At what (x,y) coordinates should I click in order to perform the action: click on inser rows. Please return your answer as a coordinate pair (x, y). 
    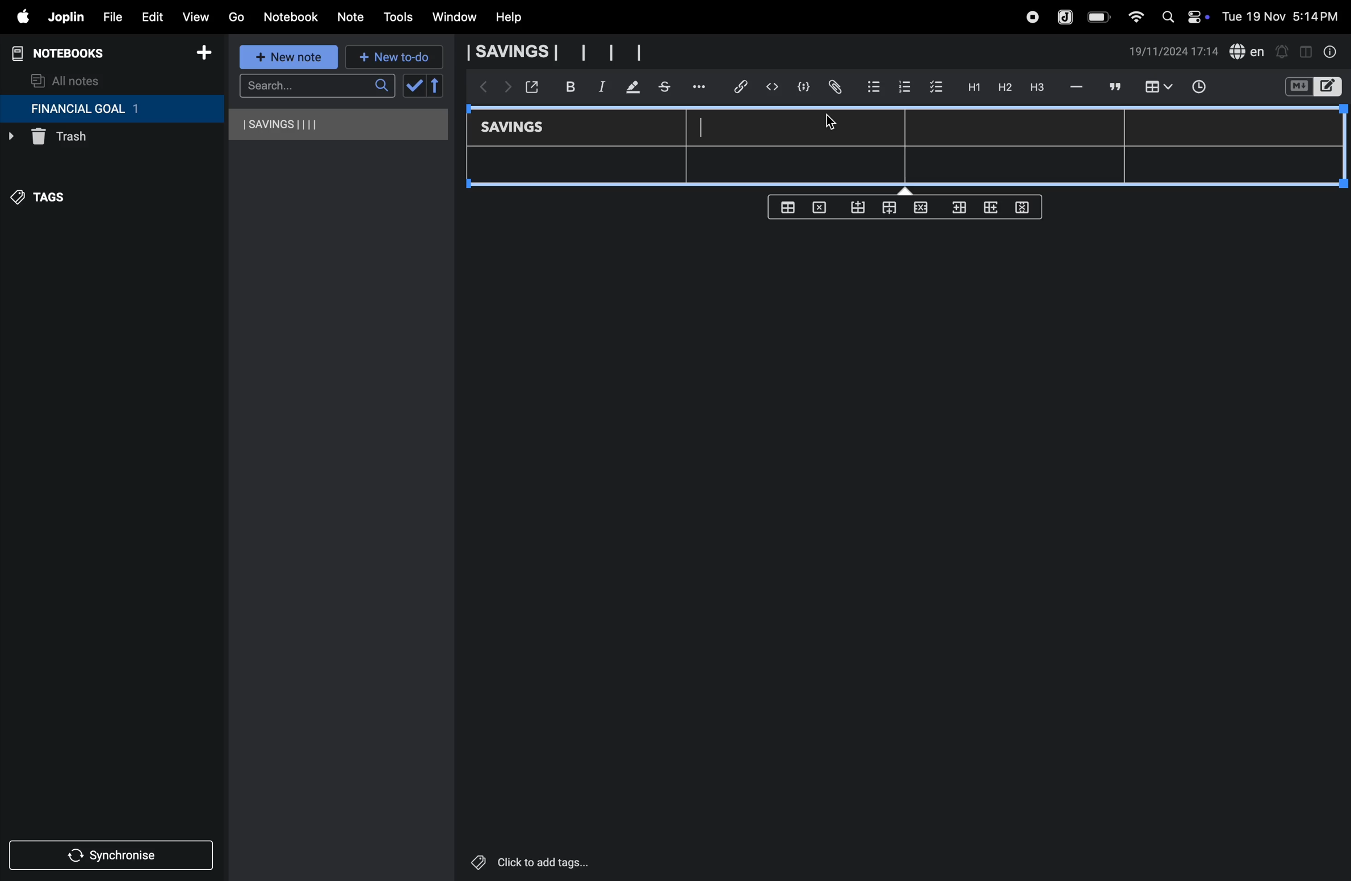
    Looking at the image, I should click on (957, 210).